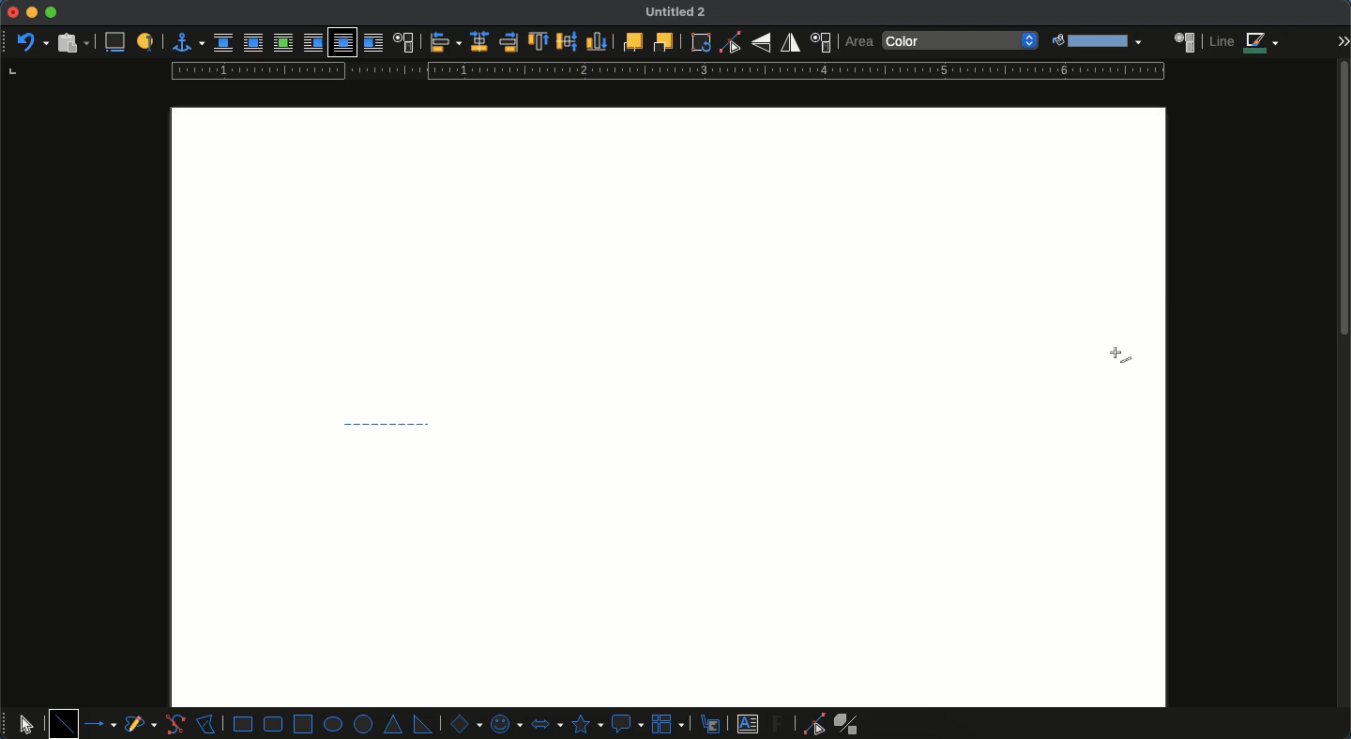 This screenshot has height=739, width=1351. Describe the element at coordinates (670, 576) in the screenshot. I see `page` at that location.